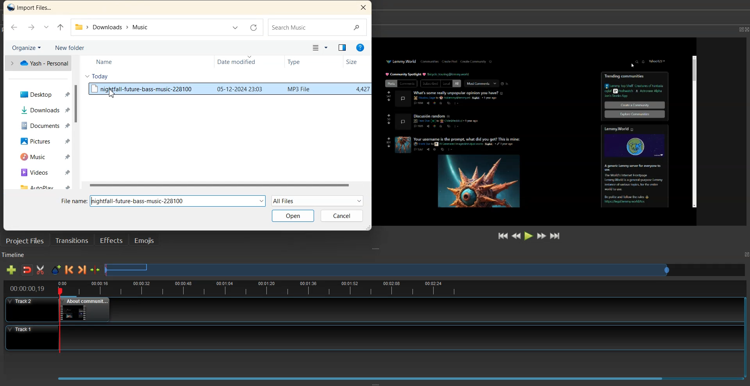 The image size is (750, 386). What do you see at coordinates (32, 28) in the screenshot?
I see `Go Forward` at bounding box center [32, 28].